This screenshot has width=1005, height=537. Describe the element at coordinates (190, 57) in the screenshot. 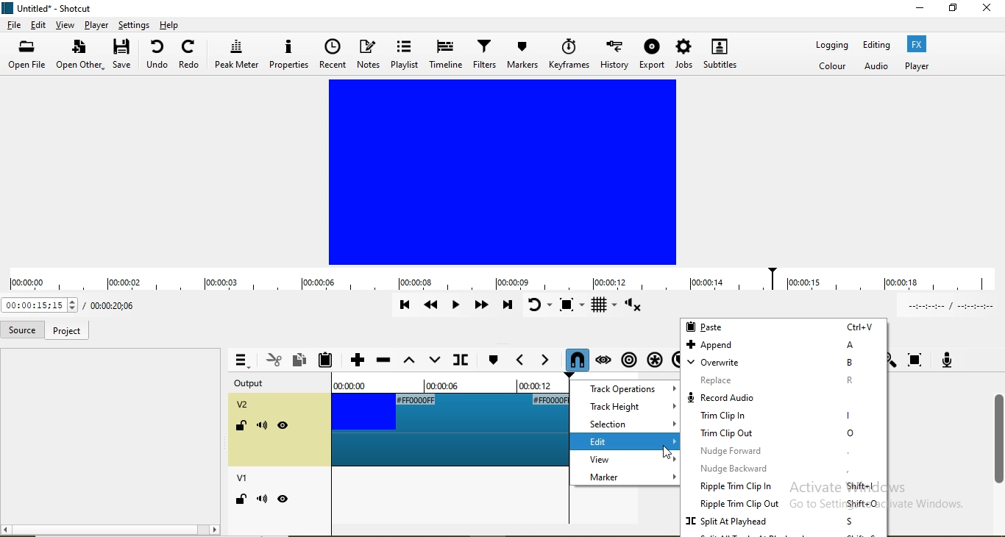

I see `redo` at that location.